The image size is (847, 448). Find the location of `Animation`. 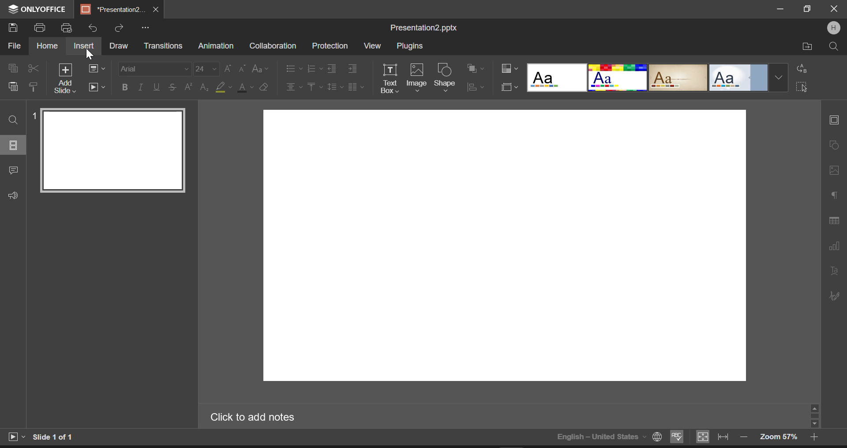

Animation is located at coordinates (215, 46).